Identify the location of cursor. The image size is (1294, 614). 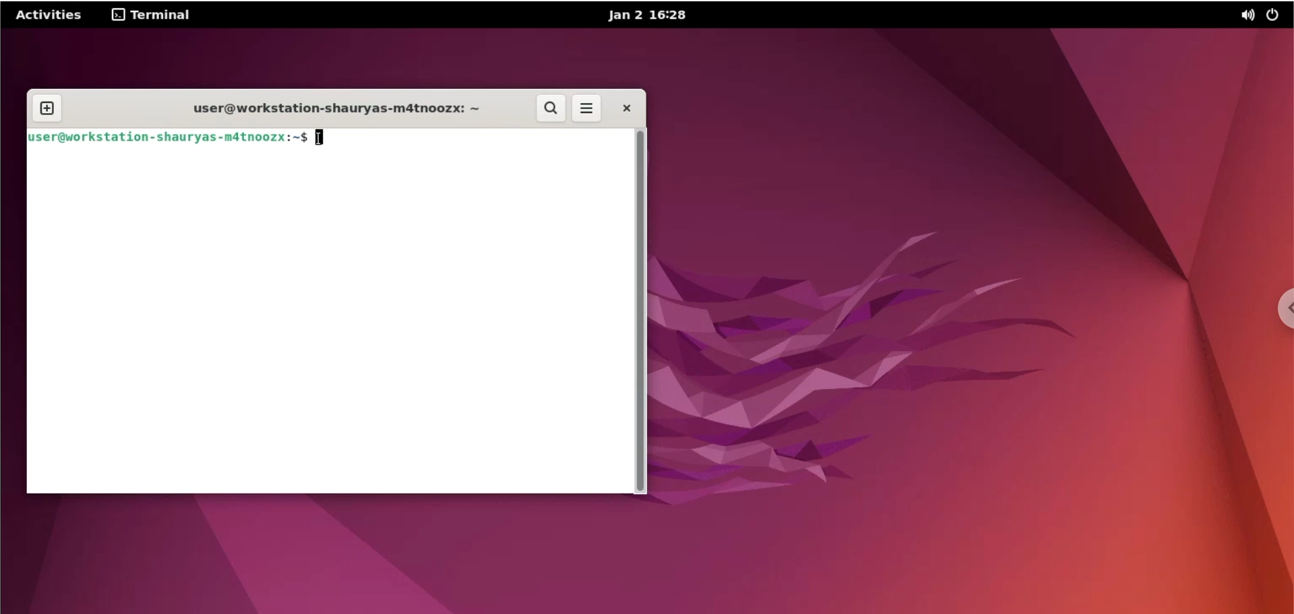
(323, 139).